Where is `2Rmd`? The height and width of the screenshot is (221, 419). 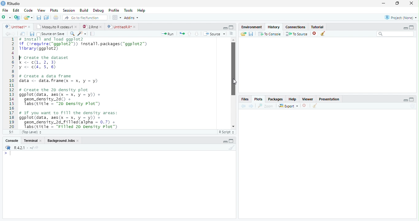
2Rmd is located at coordinates (90, 26).